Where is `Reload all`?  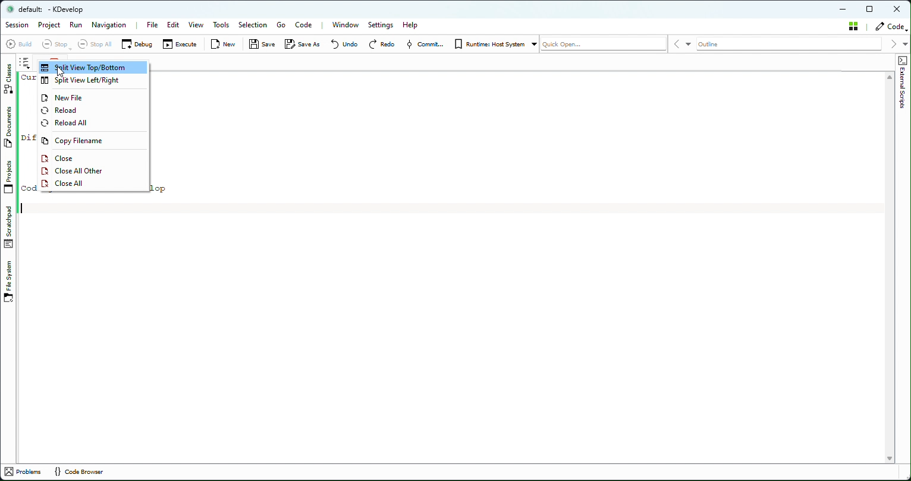
Reload all is located at coordinates (91, 125).